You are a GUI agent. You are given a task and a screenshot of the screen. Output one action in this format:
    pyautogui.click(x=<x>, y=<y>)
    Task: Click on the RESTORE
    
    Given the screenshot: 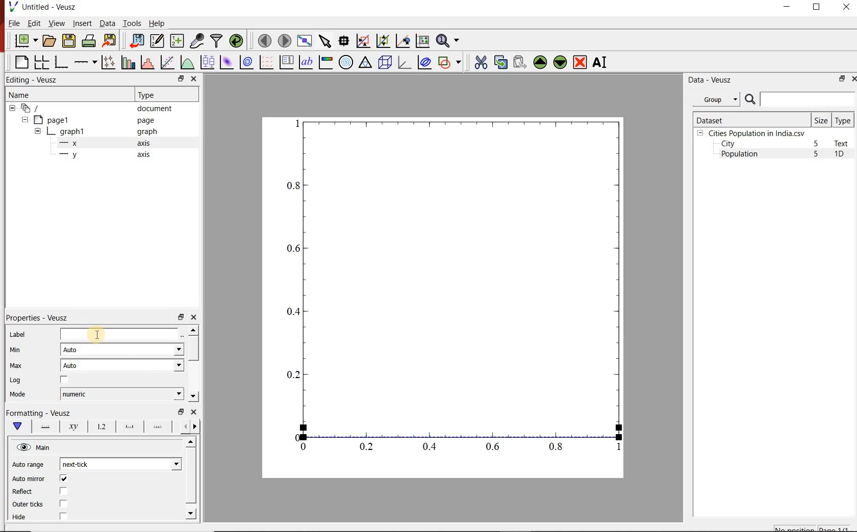 What is the action you would take?
    pyautogui.click(x=817, y=7)
    